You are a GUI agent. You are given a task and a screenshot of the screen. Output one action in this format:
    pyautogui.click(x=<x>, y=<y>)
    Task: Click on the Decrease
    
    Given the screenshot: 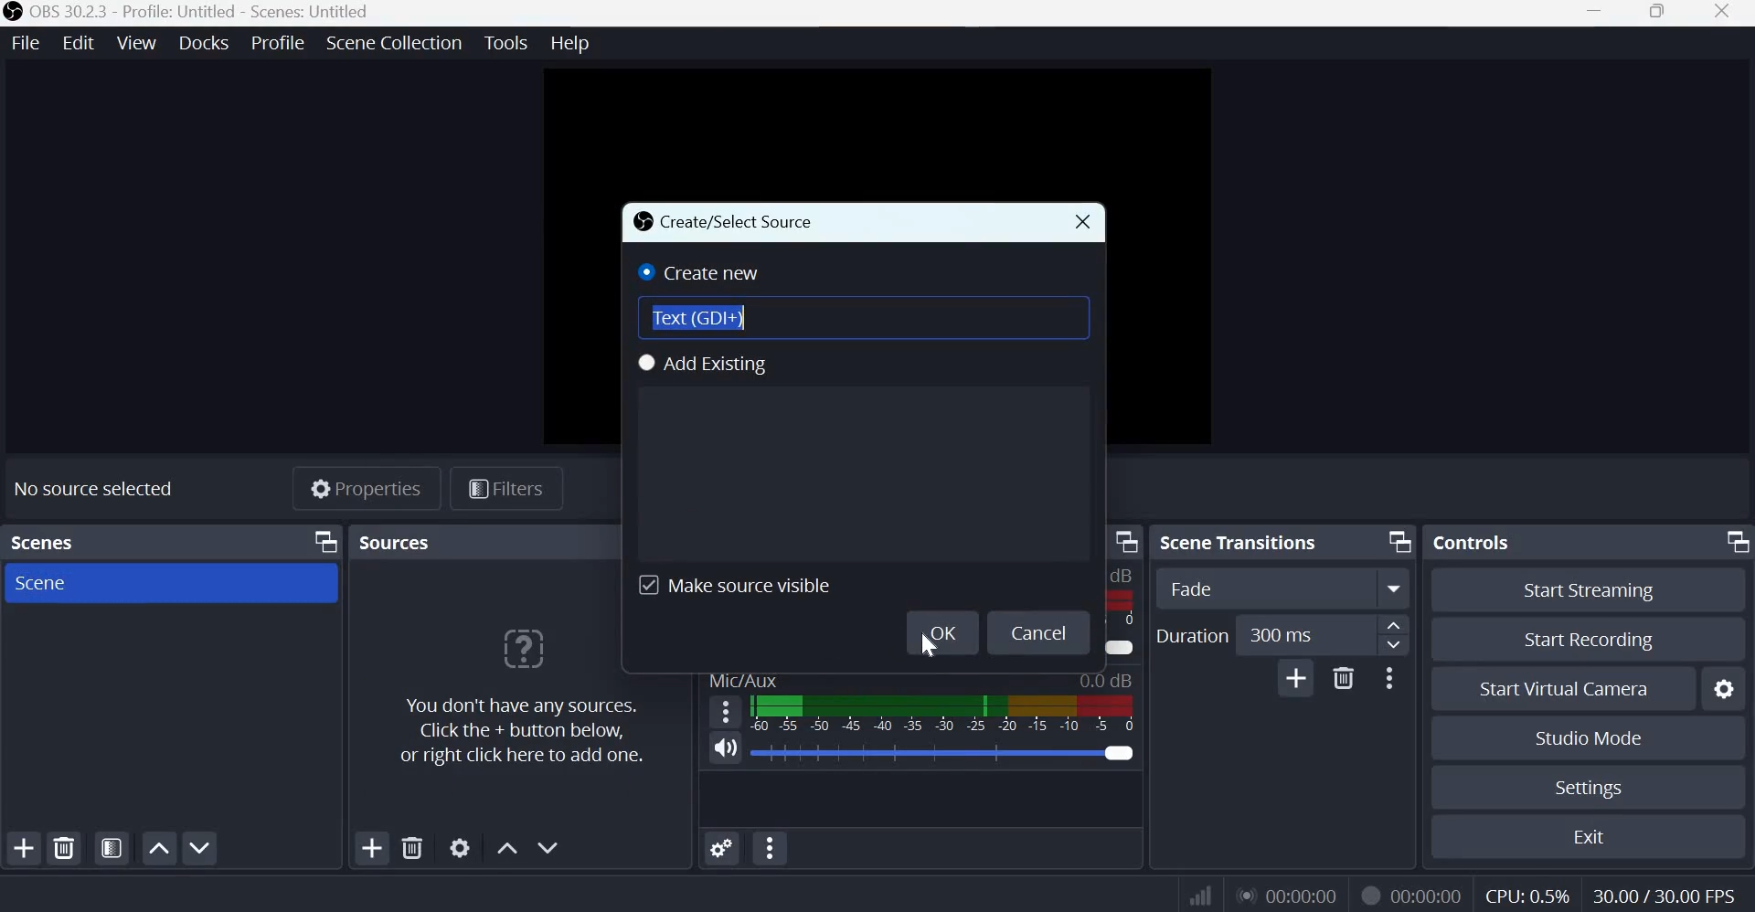 What is the action you would take?
    pyautogui.click(x=1395, y=649)
    